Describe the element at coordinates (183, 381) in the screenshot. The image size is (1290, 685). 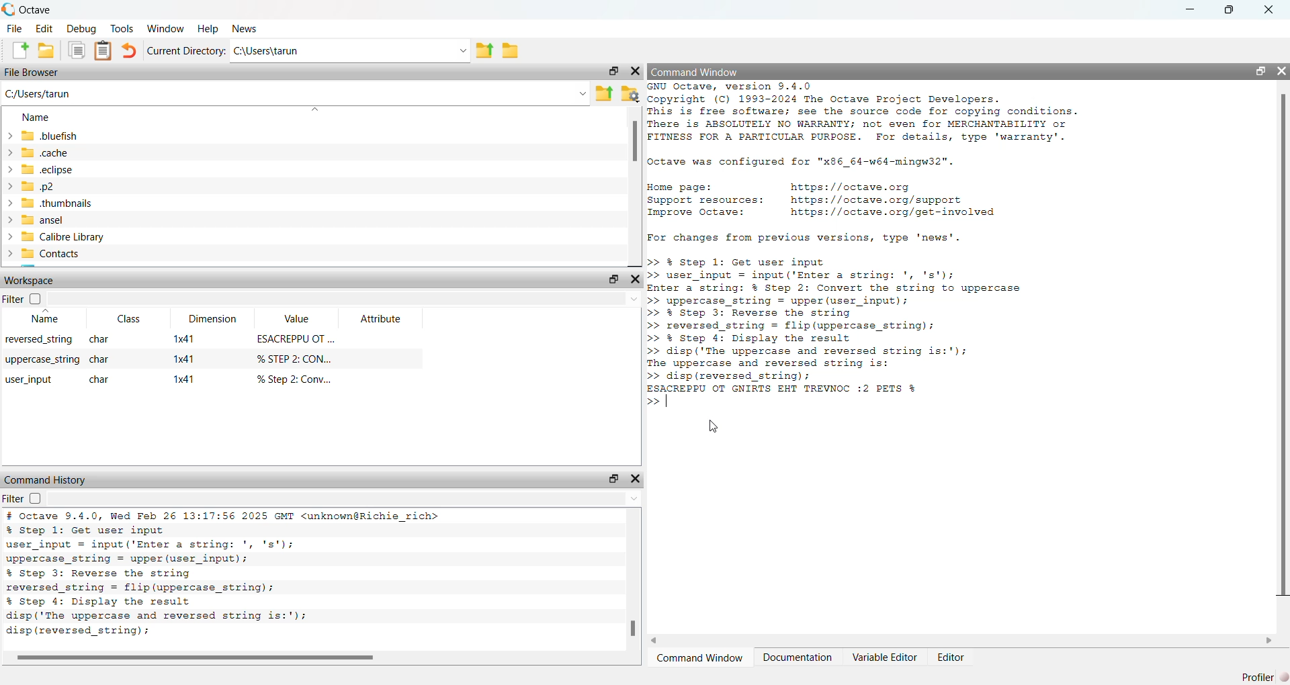
I see `1x41` at that location.